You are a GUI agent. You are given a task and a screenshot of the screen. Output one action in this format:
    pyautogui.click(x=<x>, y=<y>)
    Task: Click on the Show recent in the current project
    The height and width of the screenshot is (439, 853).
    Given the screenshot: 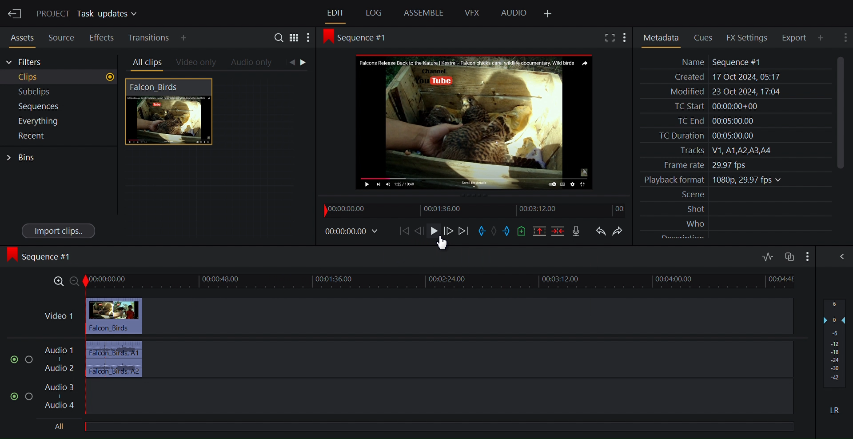 What is the action you would take?
    pyautogui.click(x=58, y=136)
    